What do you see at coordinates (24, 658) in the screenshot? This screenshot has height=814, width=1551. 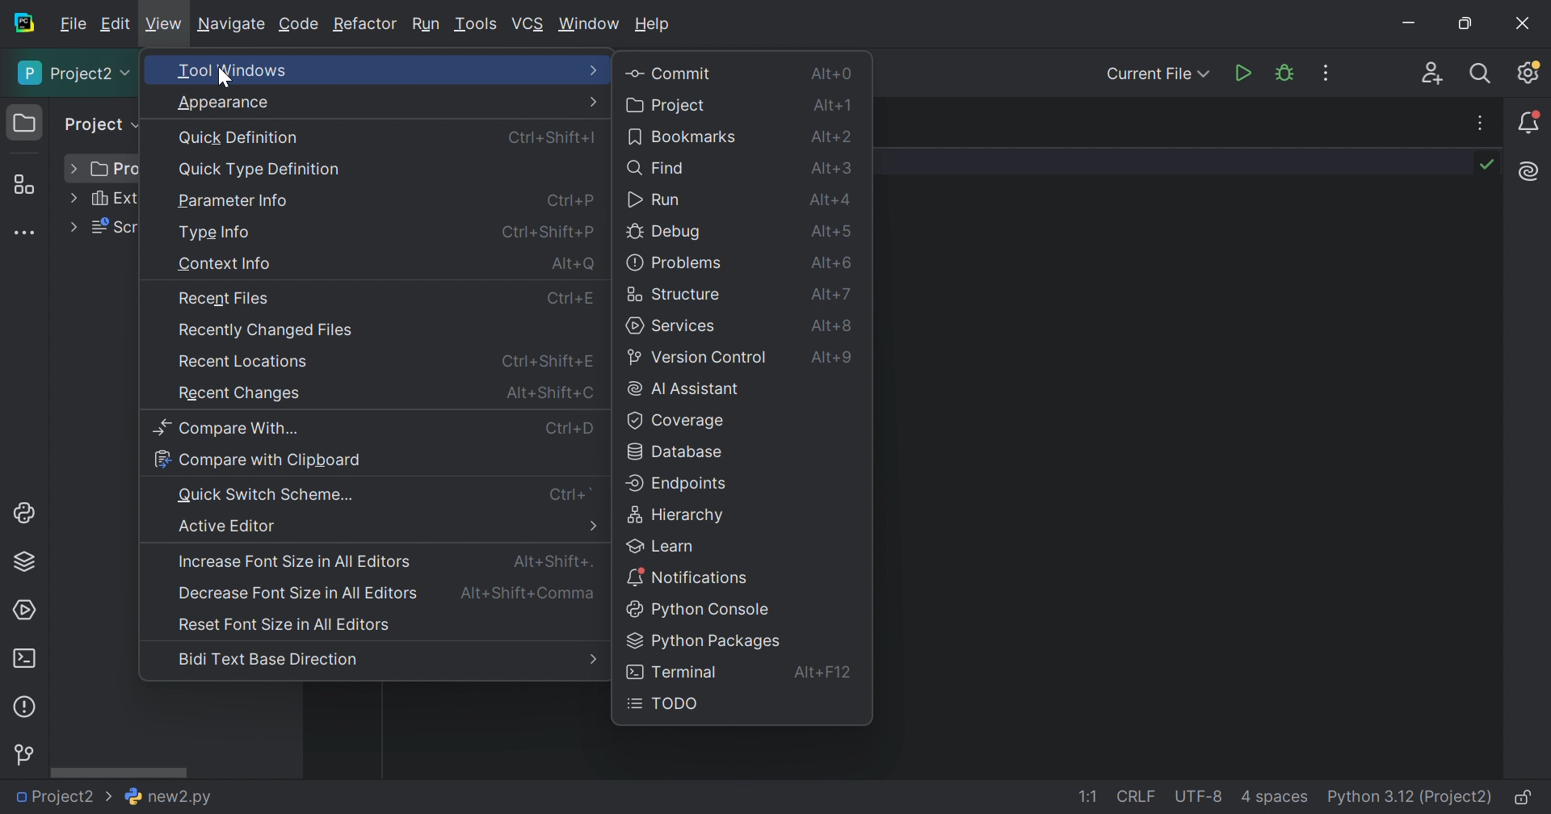 I see `Terminal` at bounding box center [24, 658].